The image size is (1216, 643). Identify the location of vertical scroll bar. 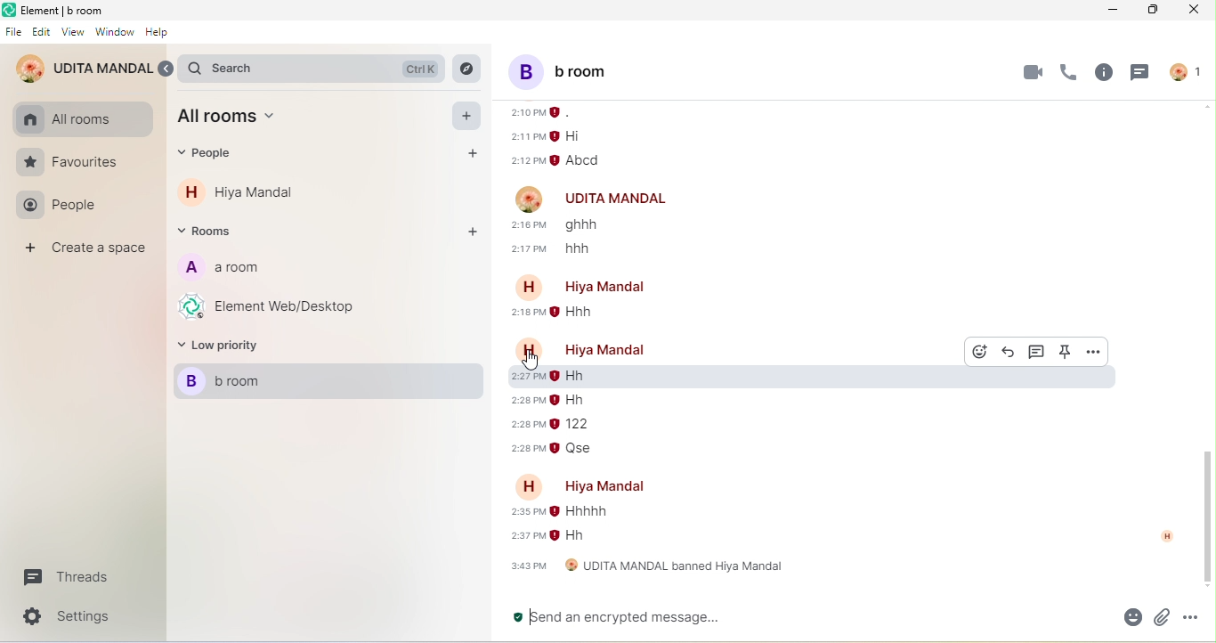
(1208, 514).